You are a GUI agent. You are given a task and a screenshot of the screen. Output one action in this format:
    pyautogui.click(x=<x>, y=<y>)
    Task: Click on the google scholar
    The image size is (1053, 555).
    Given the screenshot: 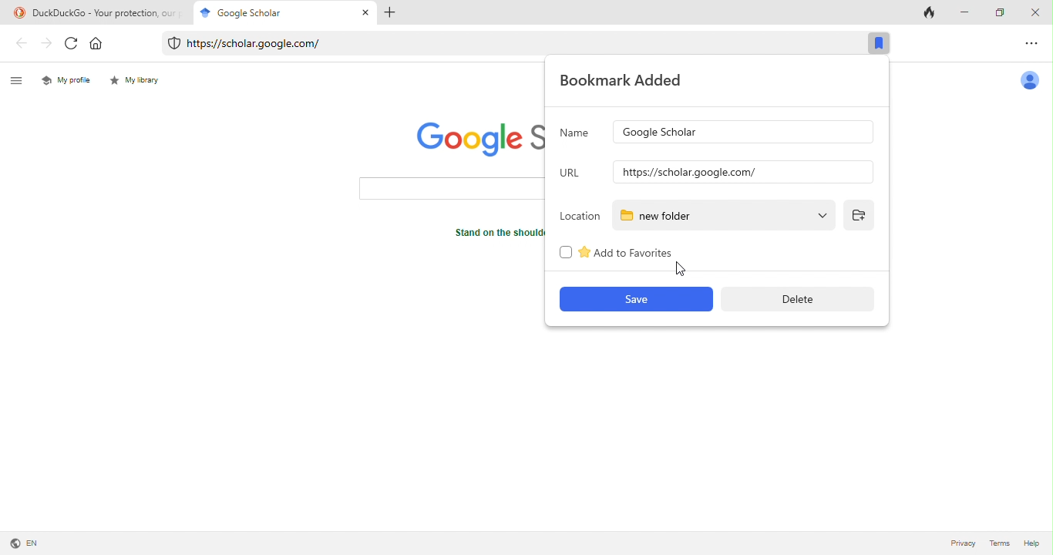 What is the action you would take?
    pyautogui.click(x=235, y=12)
    